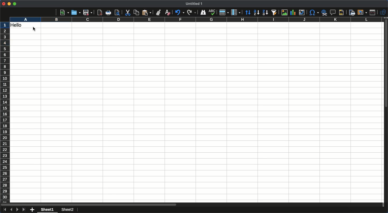 The width and height of the screenshot is (388, 213). What do you see at coordinates (179, 12) in the screenshot?
I see `Undo` at bounding box center [179, 12].